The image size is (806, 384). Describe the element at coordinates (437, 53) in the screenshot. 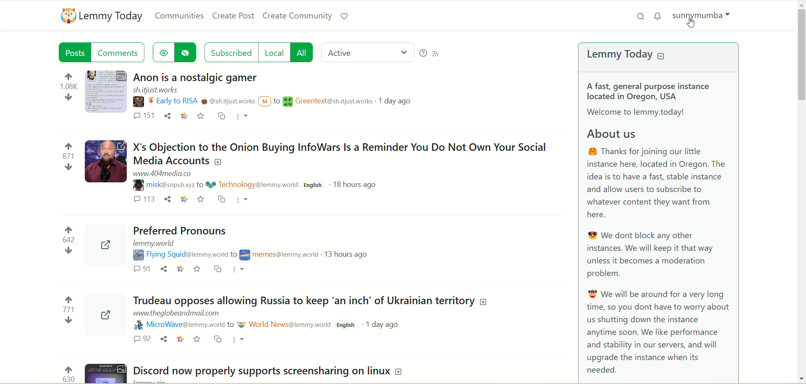

I see `RSS` at that location.